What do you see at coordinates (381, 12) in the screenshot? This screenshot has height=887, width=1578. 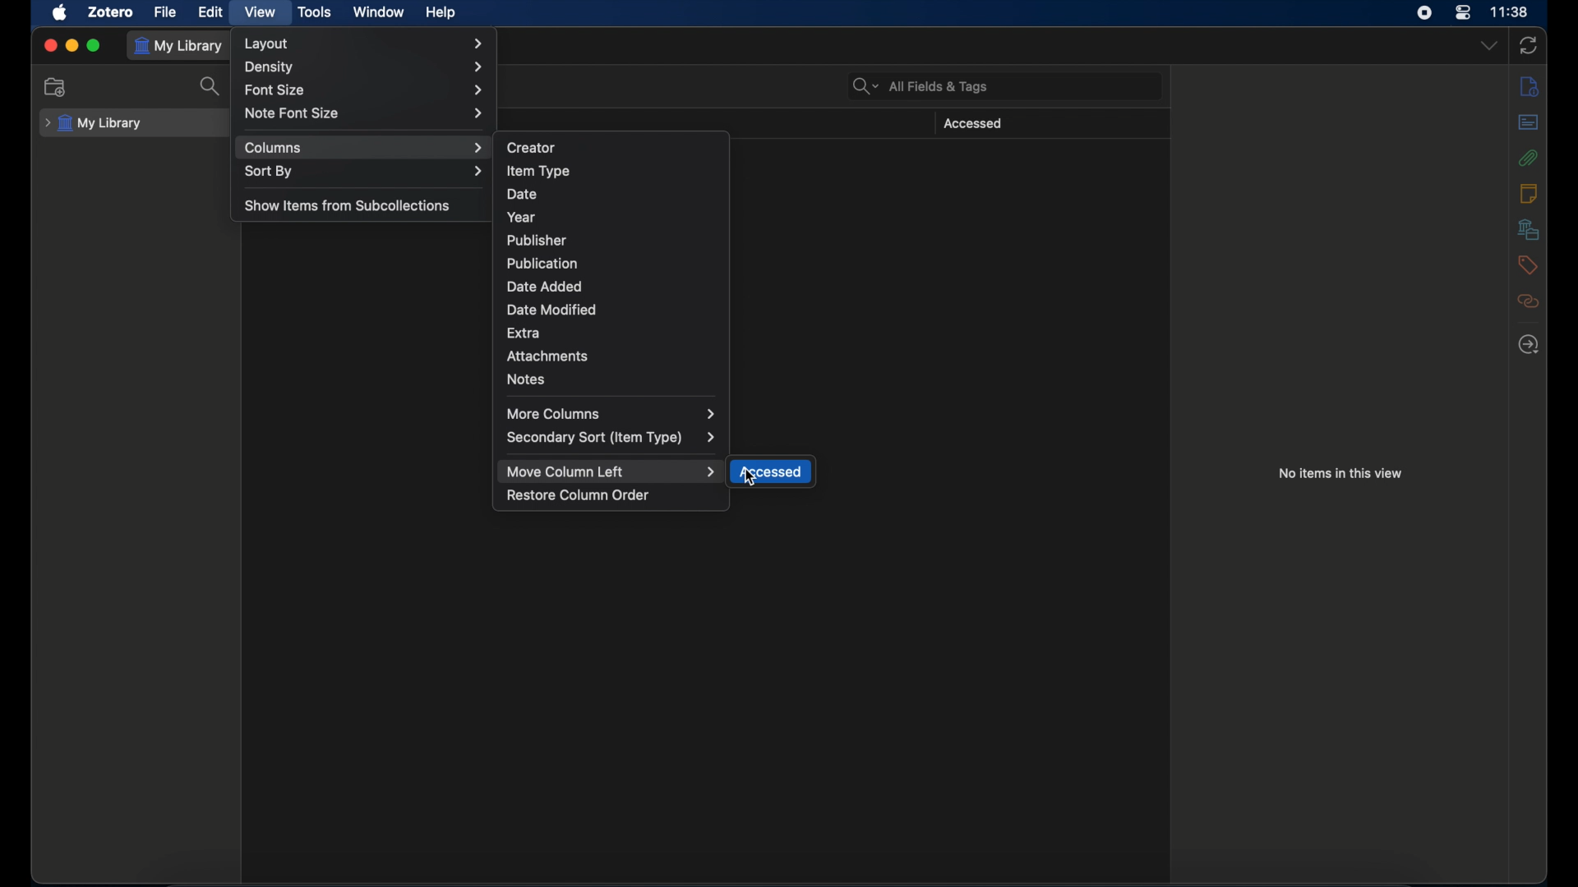 I see `window` at bounding box center [381, 12].